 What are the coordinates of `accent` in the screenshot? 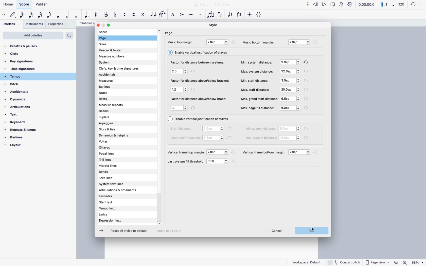 It's located at (182, 14).